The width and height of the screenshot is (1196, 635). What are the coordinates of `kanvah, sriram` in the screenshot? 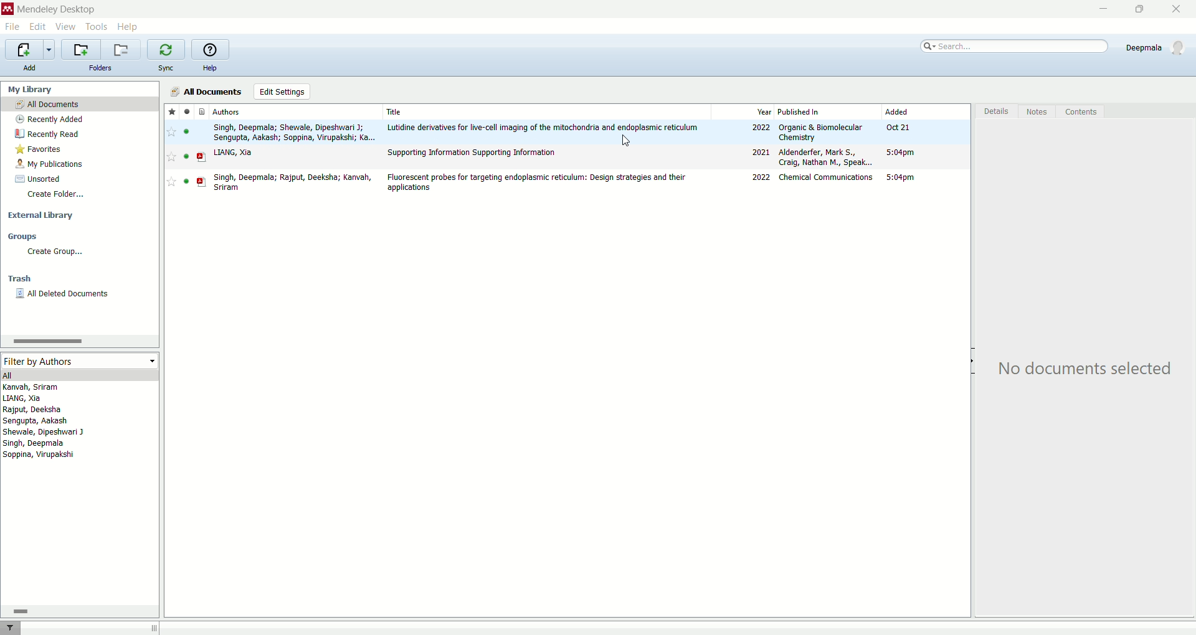 It's located at (32, 387).